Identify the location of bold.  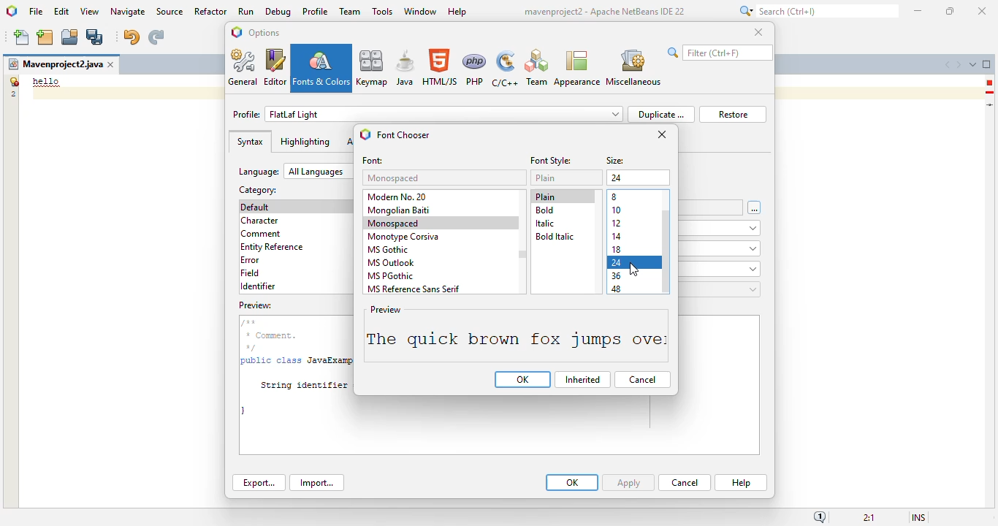
(545, 210).